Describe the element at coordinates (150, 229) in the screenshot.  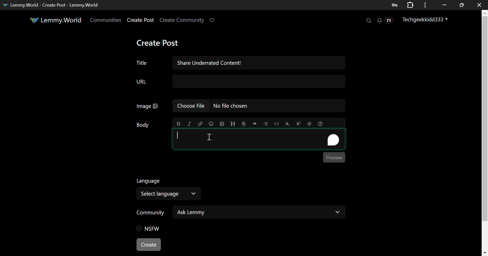
I see `NSFW Checkbox` at that location.